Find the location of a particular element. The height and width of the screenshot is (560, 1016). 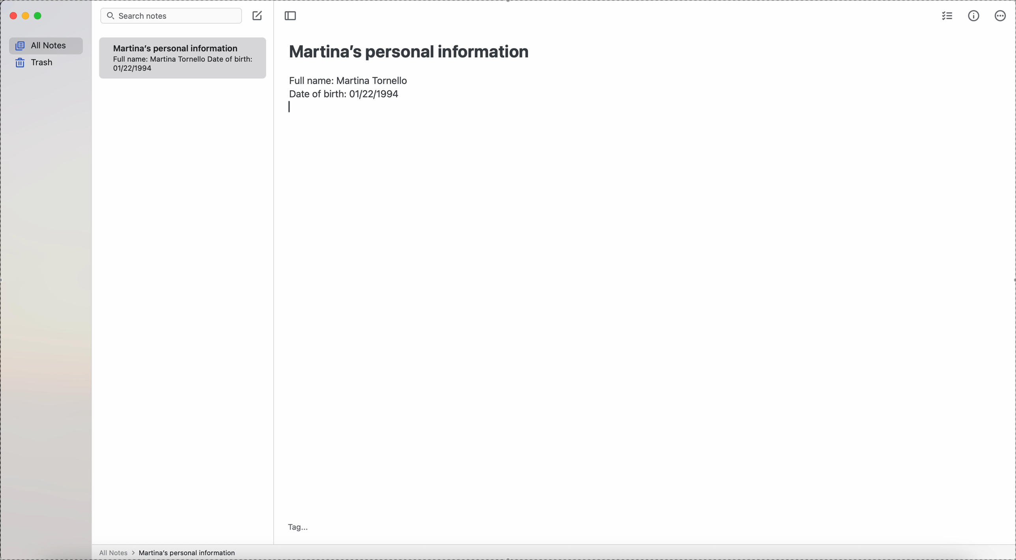

metrics is located at coordinates (975, 16).